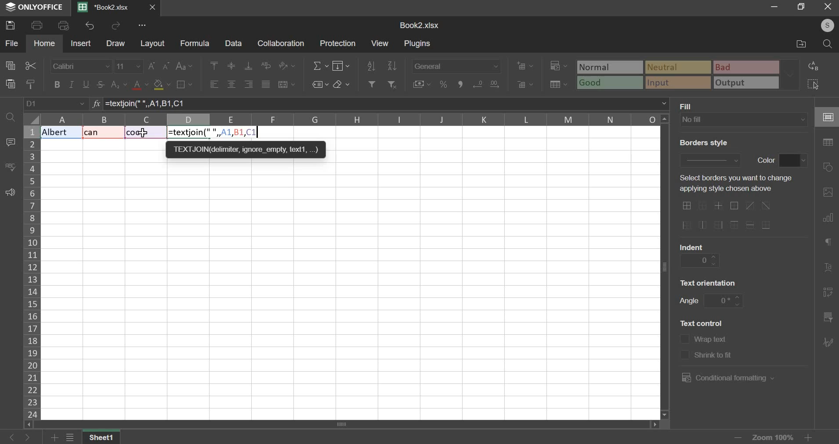  Describe the element at coordinates (71, 84) in the screenshot. I see `italic` at that location.